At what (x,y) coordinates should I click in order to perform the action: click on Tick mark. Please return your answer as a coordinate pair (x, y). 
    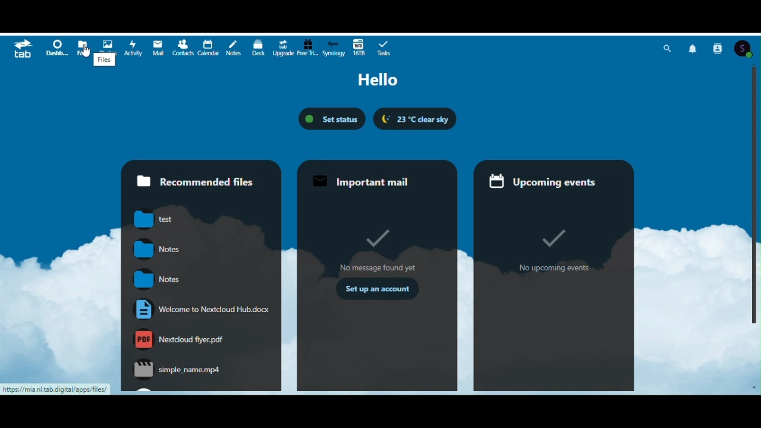
    Looking at the image, I should click on (380, 240).